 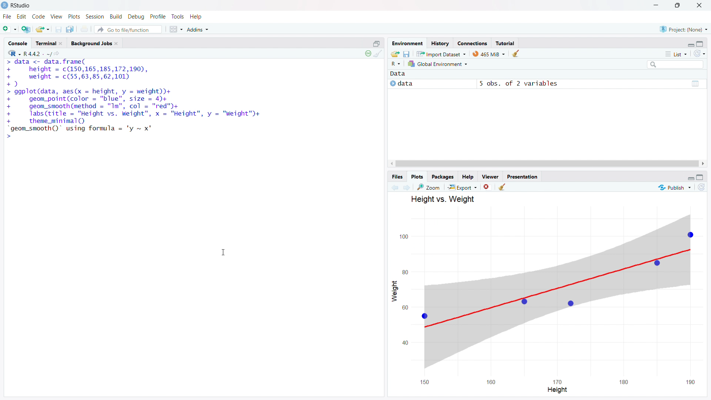 I want to click on scroll right, so click(x=704, y=164).